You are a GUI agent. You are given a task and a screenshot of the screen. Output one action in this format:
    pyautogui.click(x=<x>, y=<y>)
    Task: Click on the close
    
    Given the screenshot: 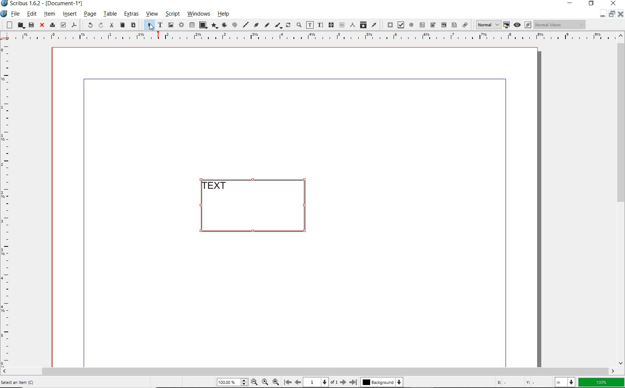 What is the action you would take?
    pyautogui.click(x=42, y=25)
    